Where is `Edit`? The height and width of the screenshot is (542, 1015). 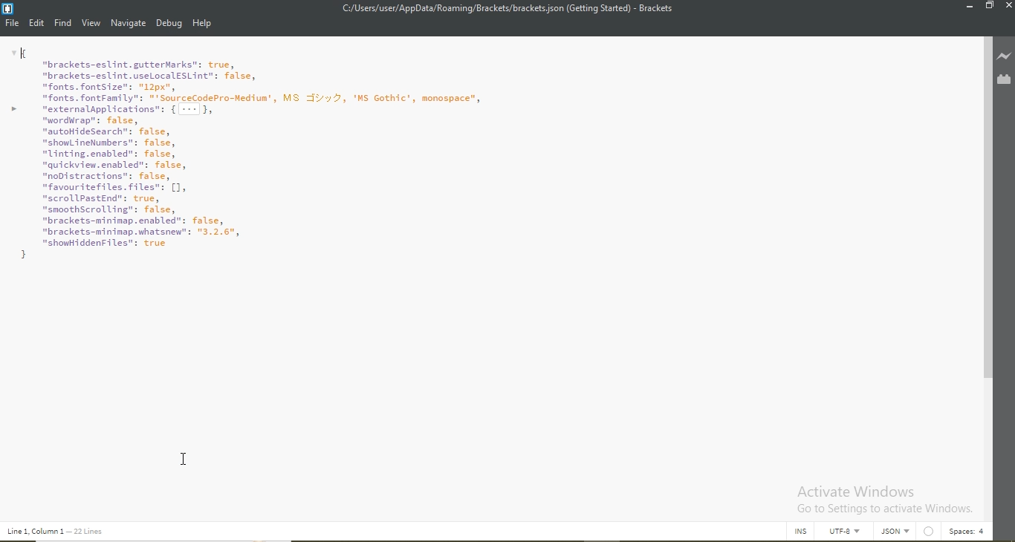
Edit is located at coordinates (38, 22).